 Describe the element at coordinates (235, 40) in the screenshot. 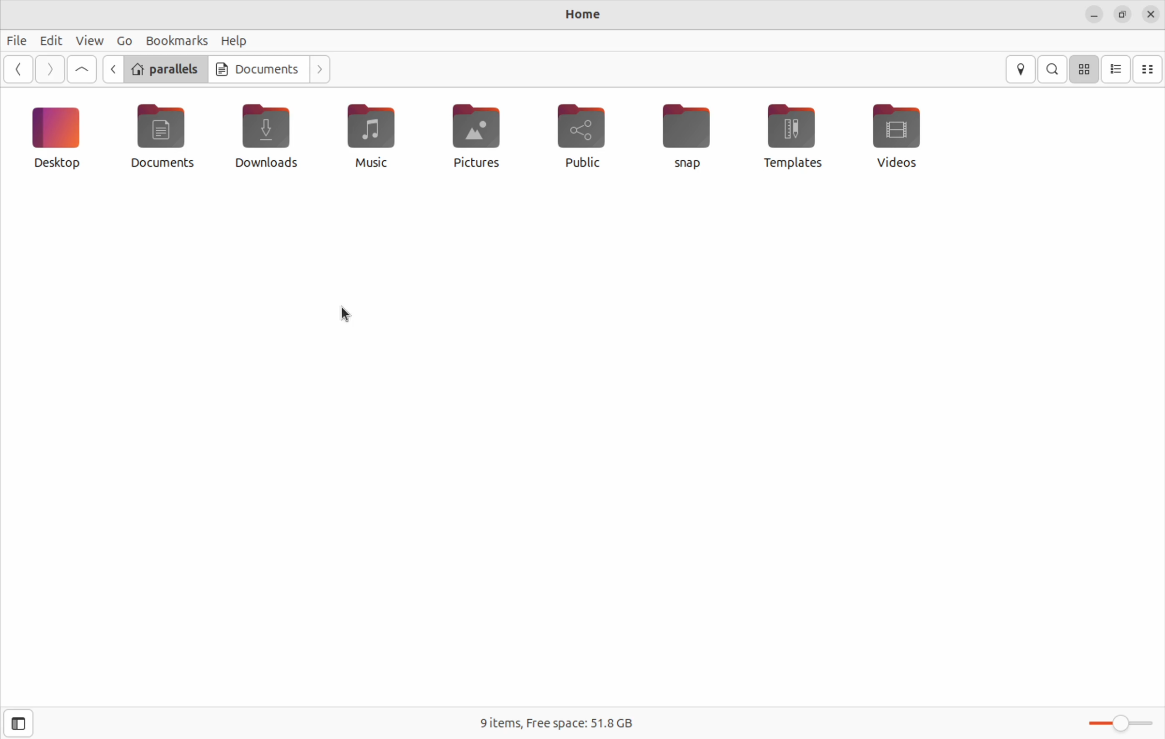

I see `Help` at that location.